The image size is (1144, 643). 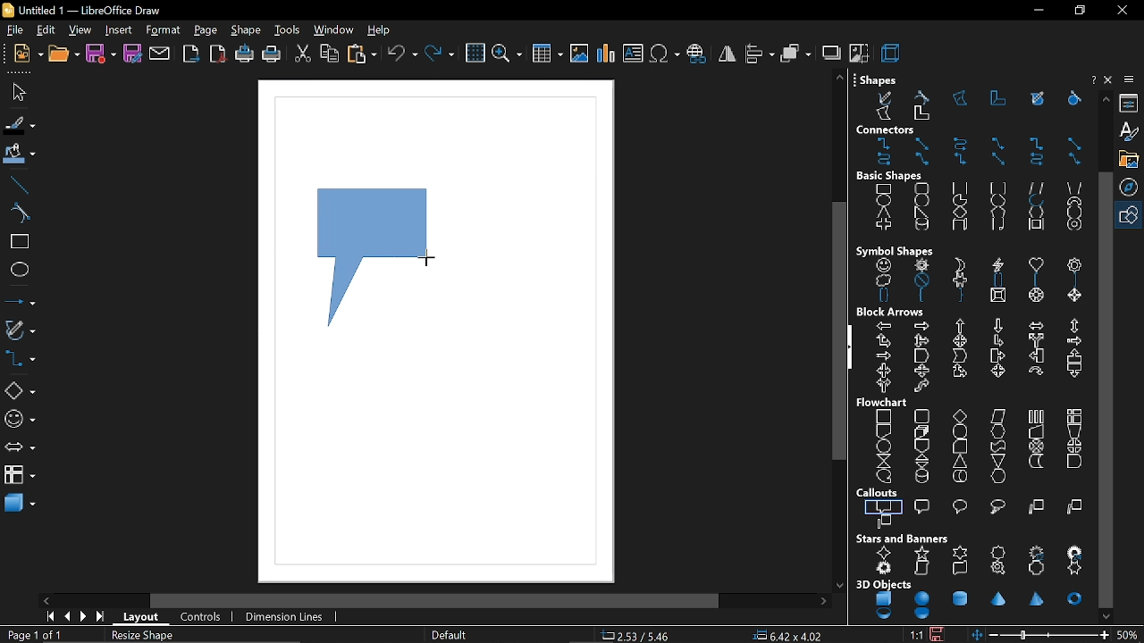 I want to click on change zoom, so click(x=1050, y=634).